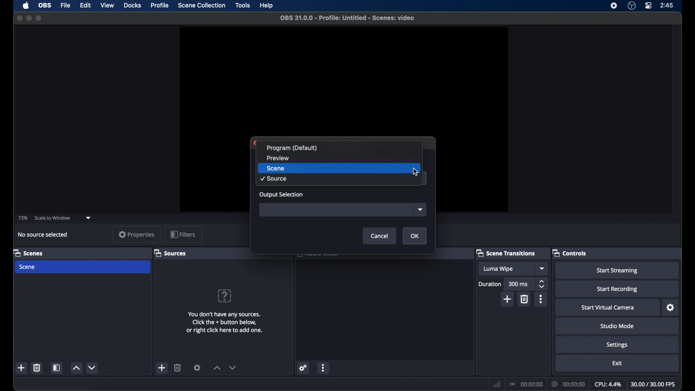 Image resolution: width=695 pixels, height=391 pixels. I want to click on dropdown, so click(543, 268).